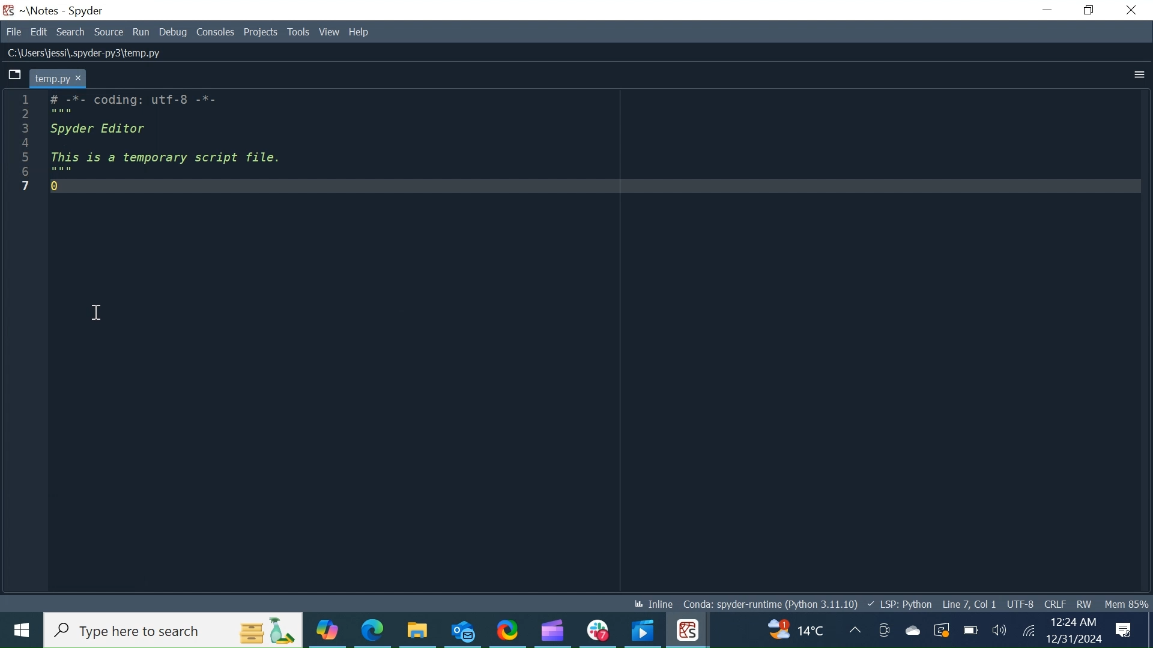 The width and height of the screenshot is (1153, 648). Describe the element at coordinates (331, 632) in the screenshot. I see `Copilot Desktop Icon` at that location.